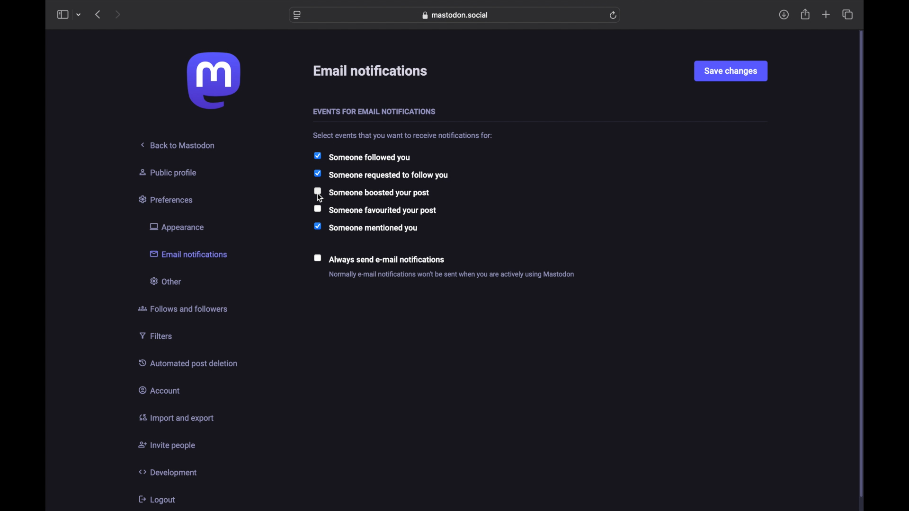 Image resolution: width=909 pixels, height=511 pixels. I want to click on save changes, so click(731, 70).